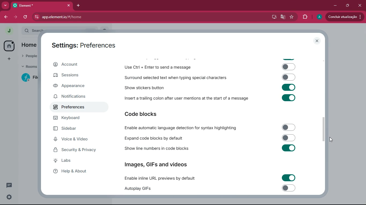 The width and height of the screenshot is (366, 205). Describe the element at coordinates (323, 129) in the screenshot. I see `scroll bar ` at that location.